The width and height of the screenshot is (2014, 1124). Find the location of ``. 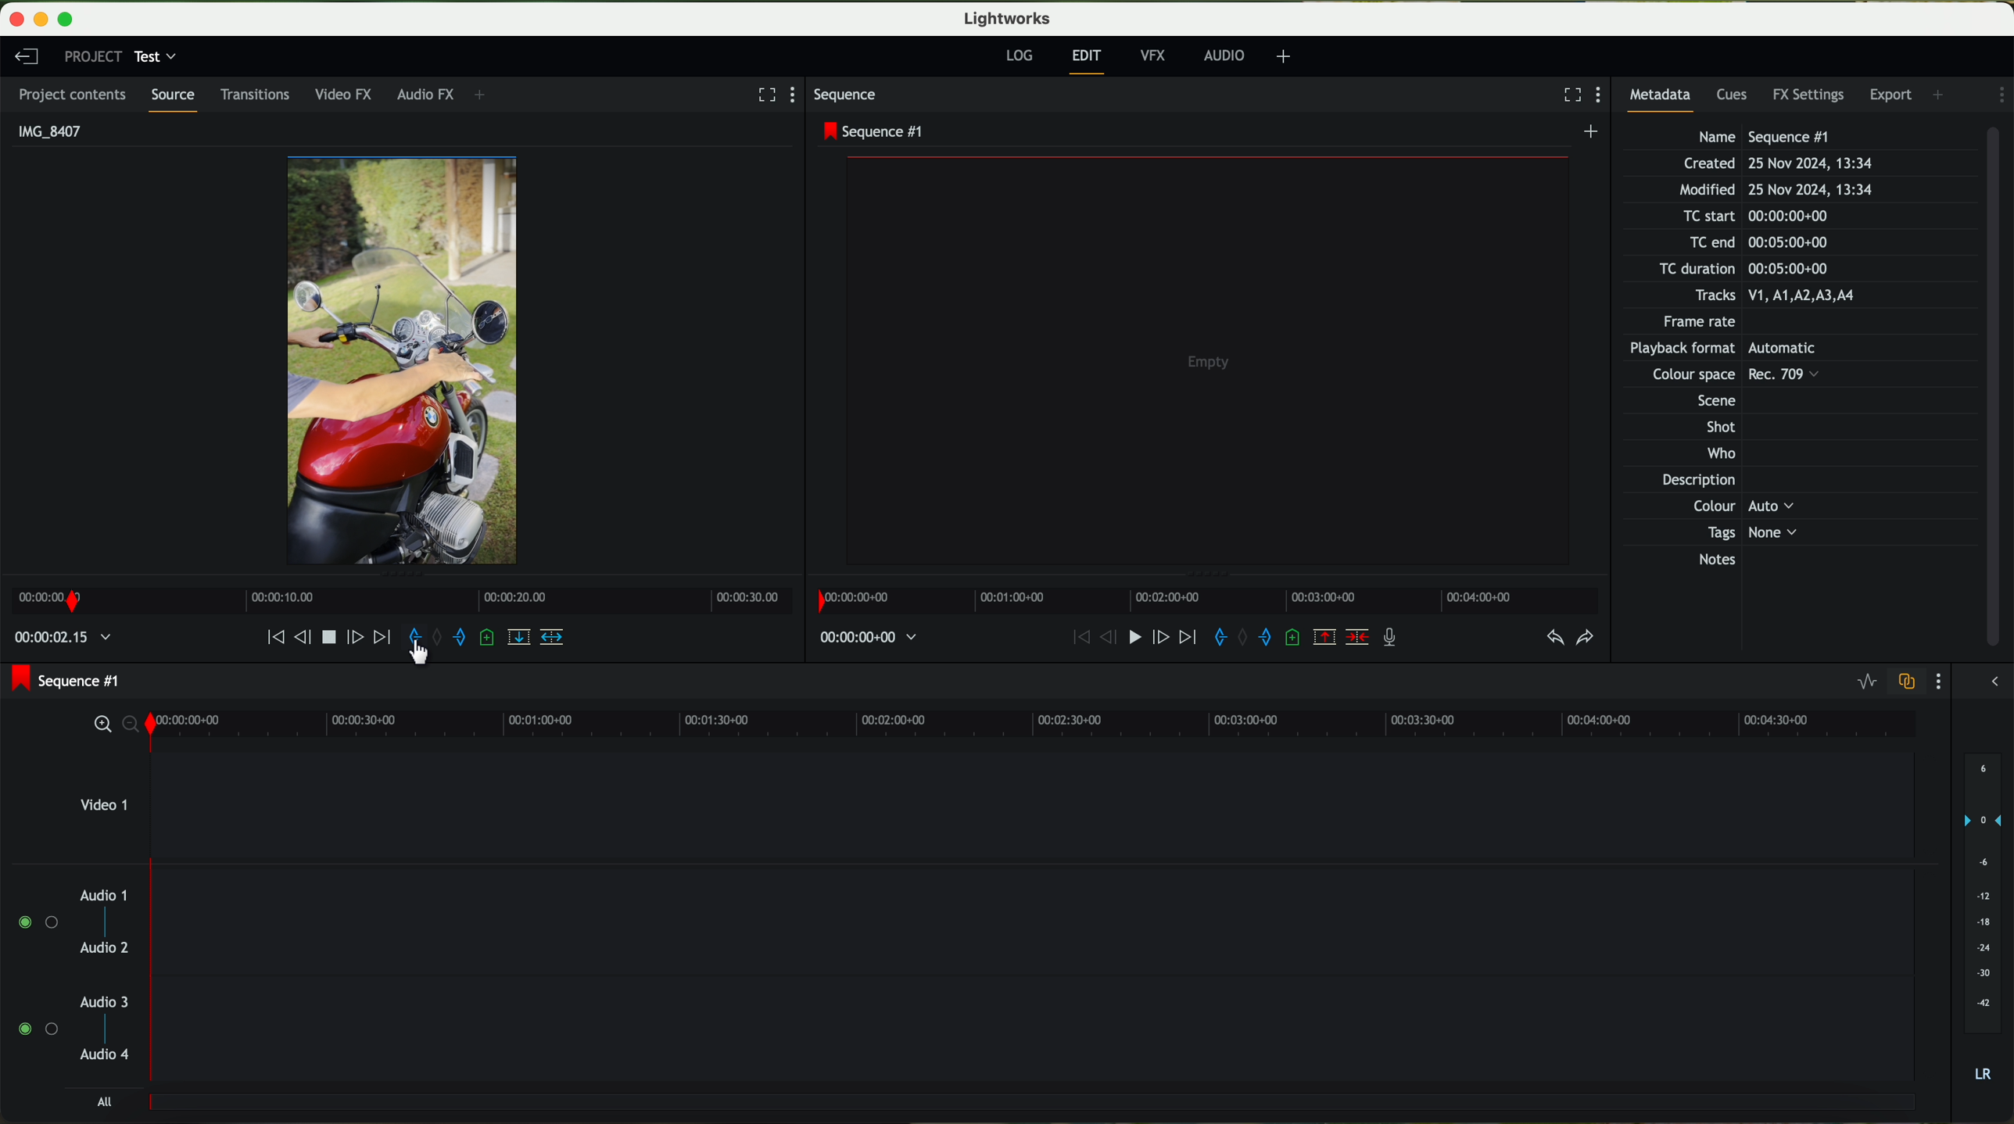

 is located at coordinates (1718, 377).